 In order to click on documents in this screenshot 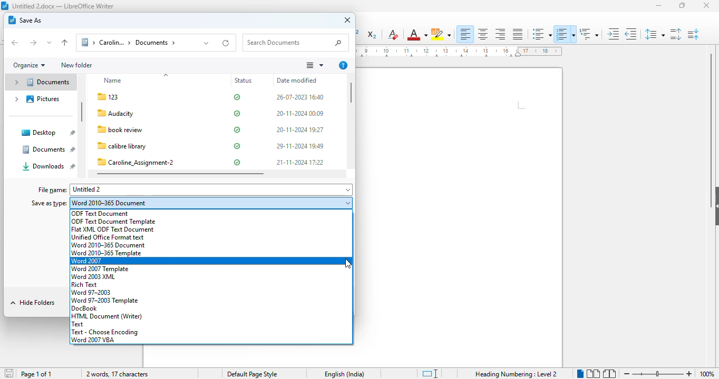, I will do `click(47, 149)`.